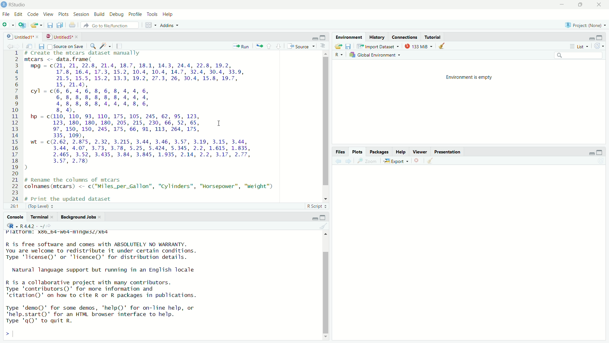  What do you see at coordinates (420, 152) in the screenshot?
I see `viewer` at bounding box center [420, 152].